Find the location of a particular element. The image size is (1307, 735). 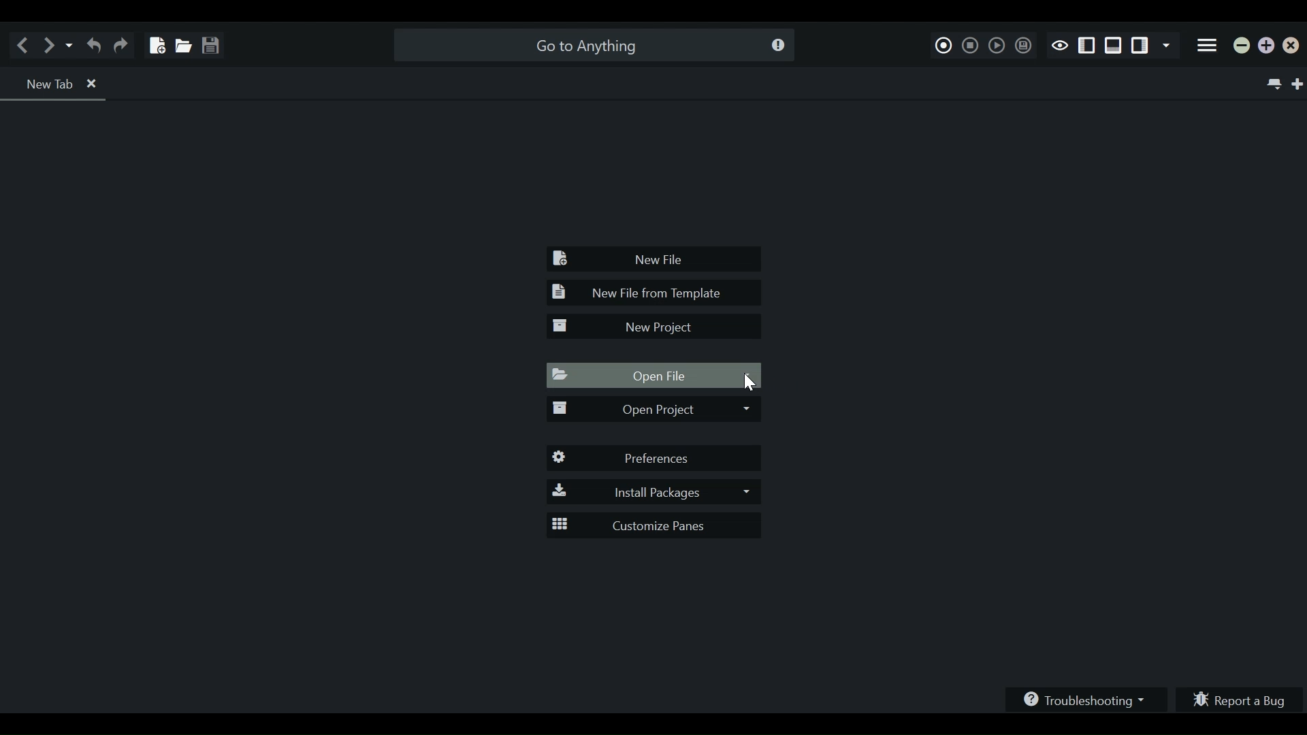

Customize Panes is located at coordinates (656, 526).